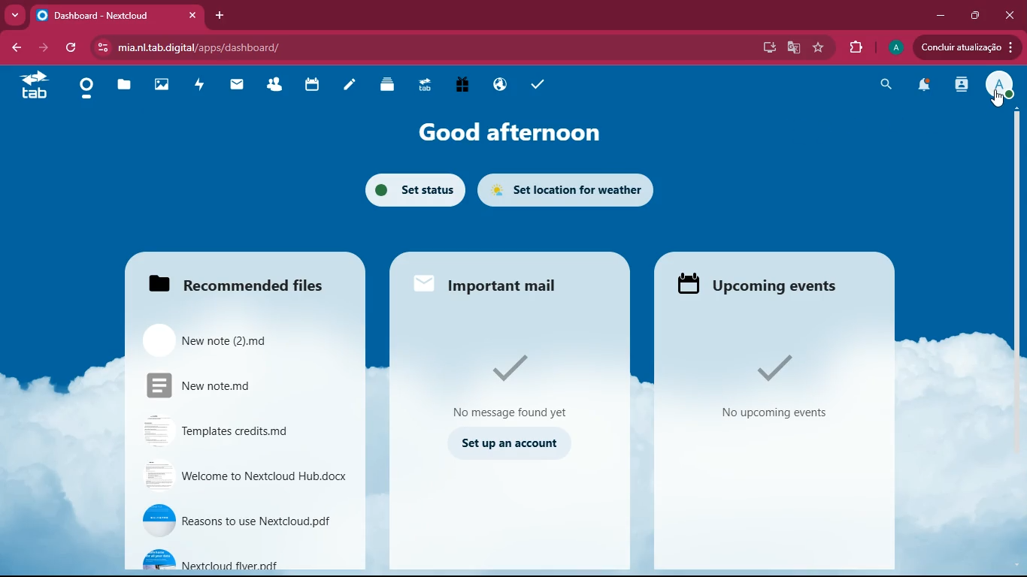 The image size is (1027, 577). Describe the element at coordinates (487, 285) in the screenshot. I see `Important mail` at that location.